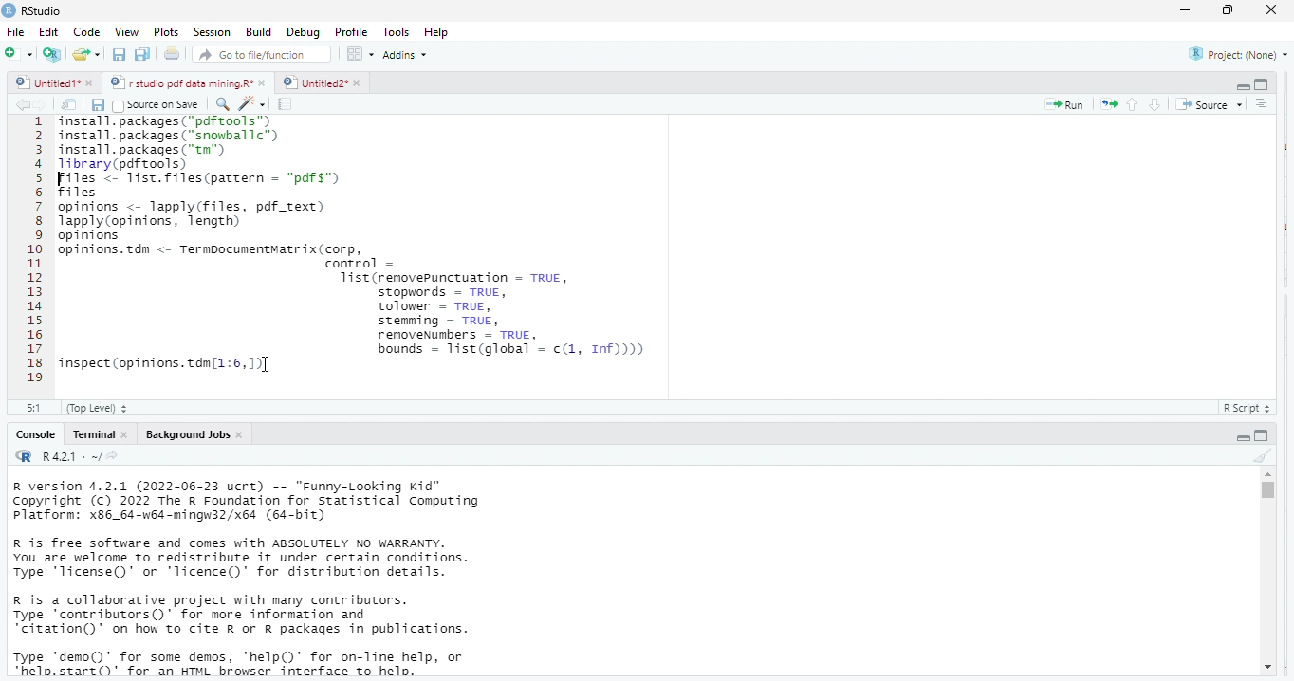  I want to click on untitled 2, so click(313, 82).